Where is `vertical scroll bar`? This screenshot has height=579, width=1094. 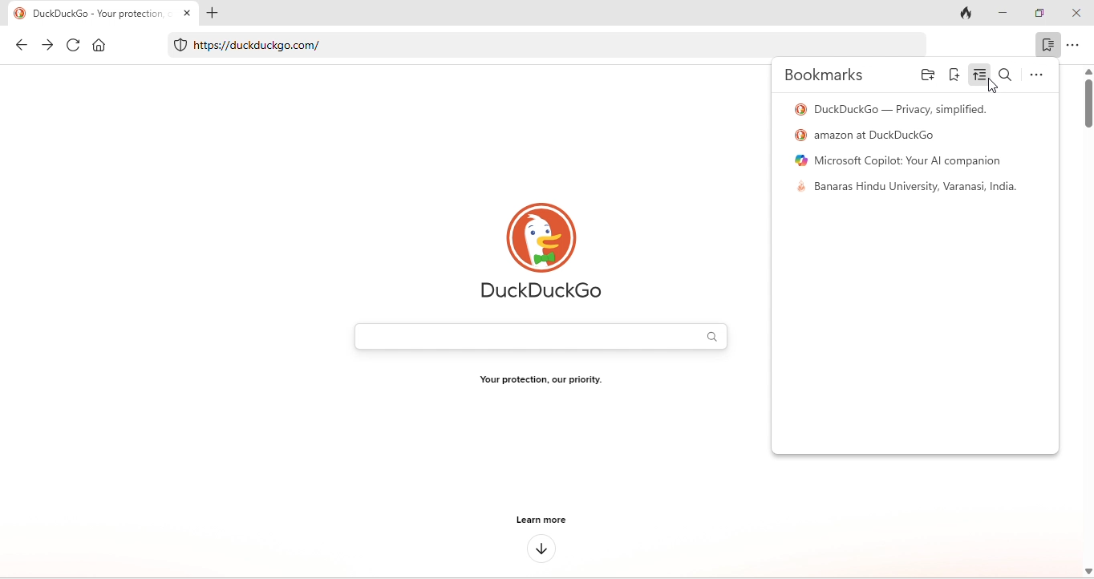
vertical scroll bar is located at coordinates (1086, 99).